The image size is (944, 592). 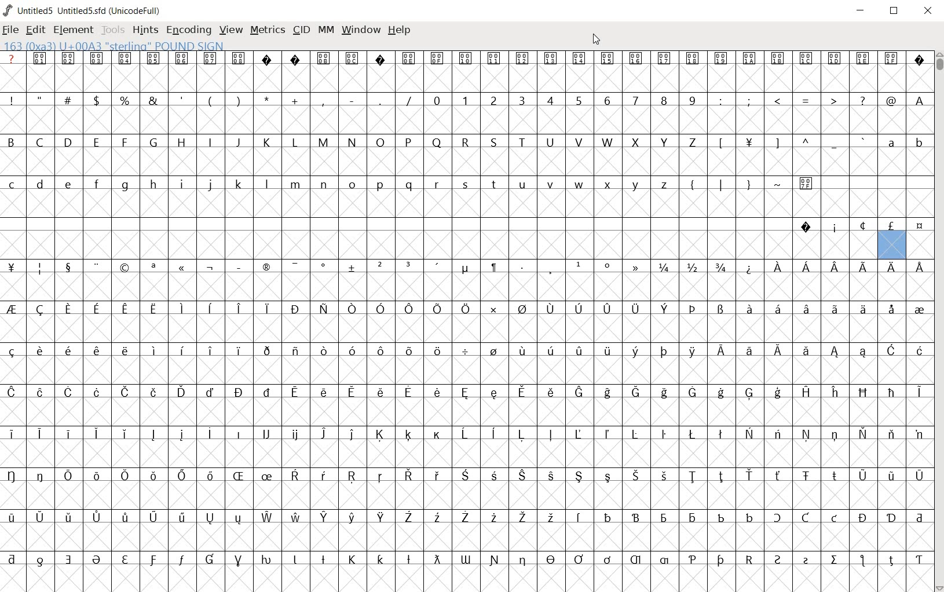 I want to click on Symbol, so click(x=494, y=434).